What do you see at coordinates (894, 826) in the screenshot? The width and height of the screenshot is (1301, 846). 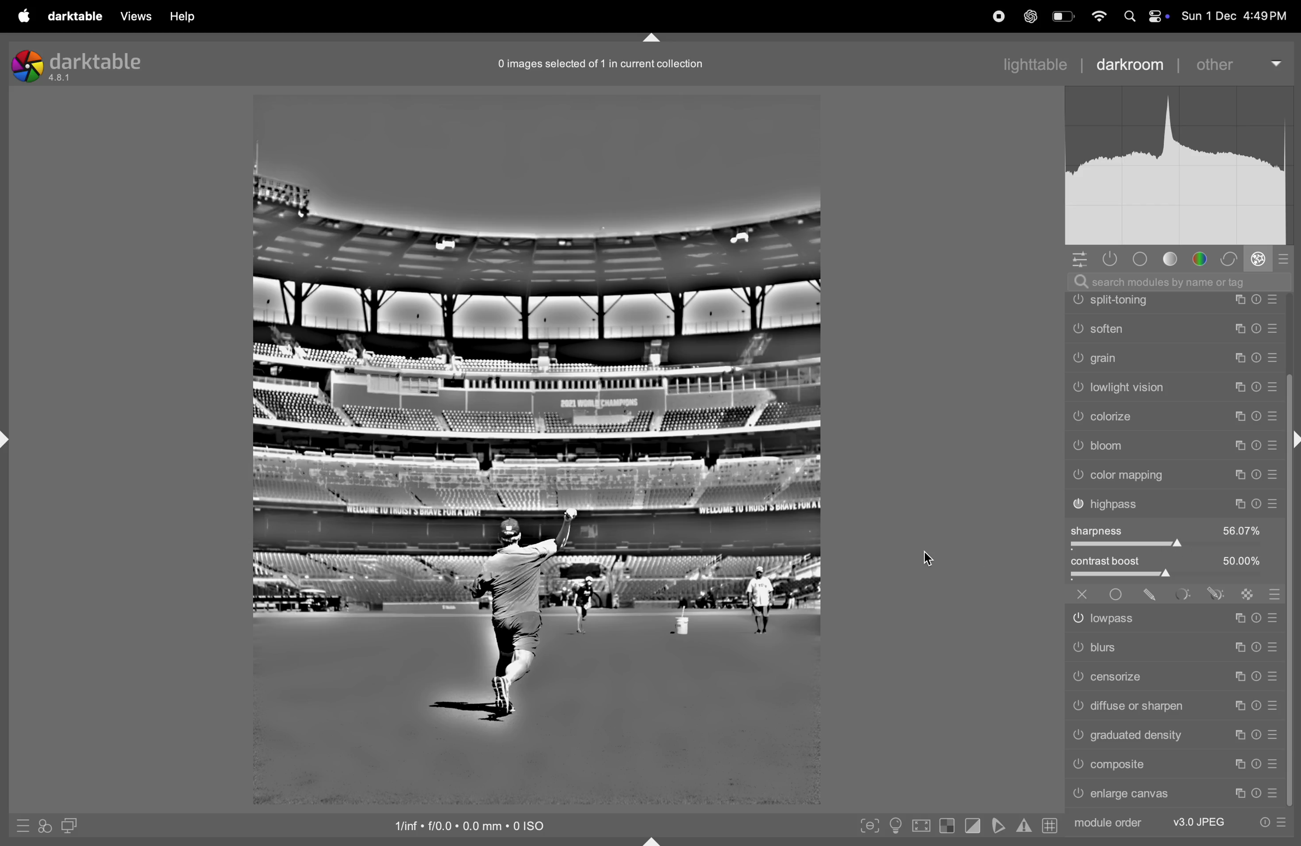 I see `toggle iso` at bounding box center [894, 826].